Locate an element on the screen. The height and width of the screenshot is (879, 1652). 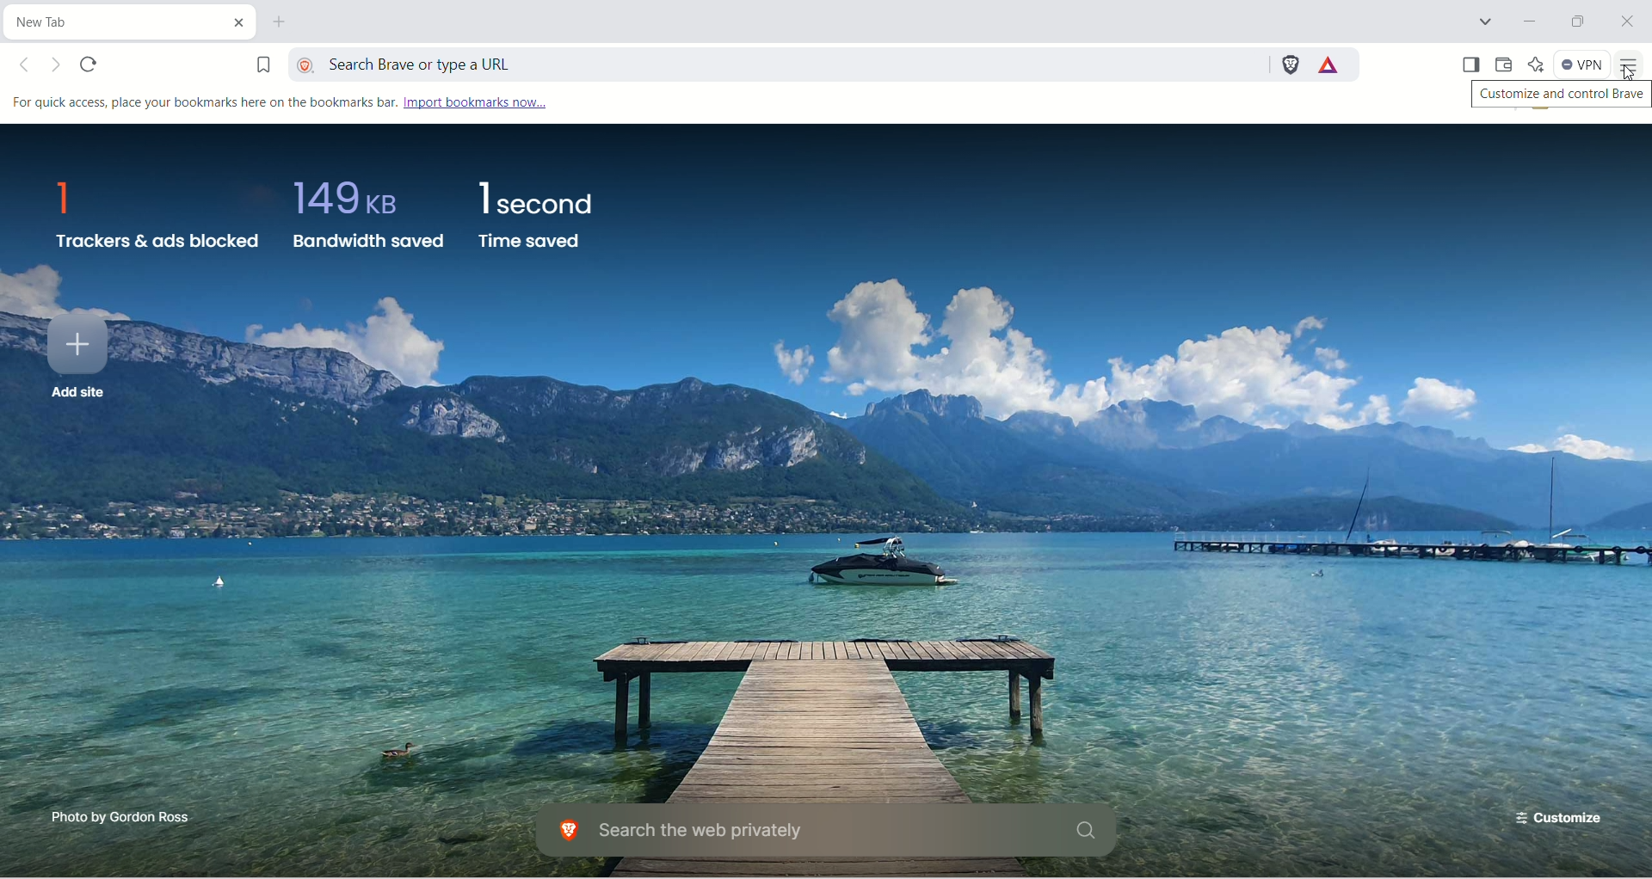
close tab is located at coordinates (234, 20).